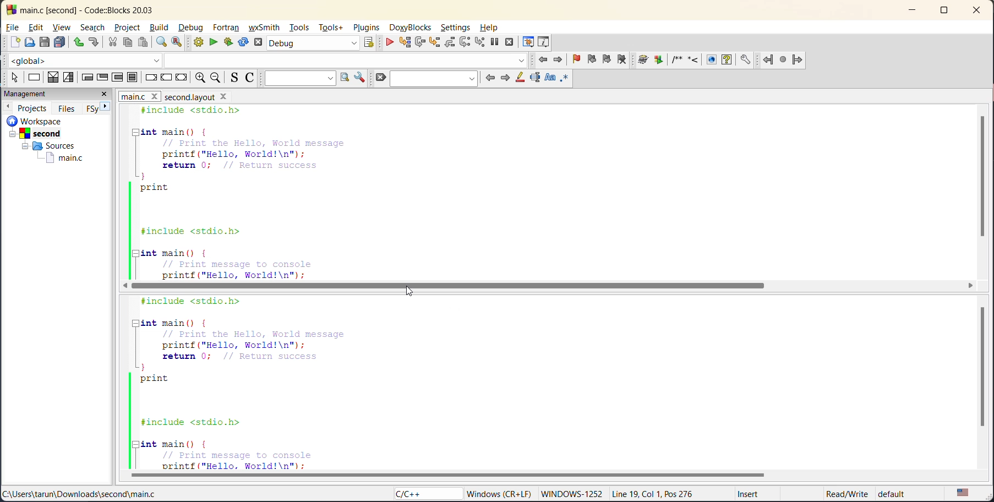 This screenshot has width=994, height=502. What do you see at coordinates (372, 43) in the screenshot?
I see `show select target dialog` at bounding box center [372, 43].